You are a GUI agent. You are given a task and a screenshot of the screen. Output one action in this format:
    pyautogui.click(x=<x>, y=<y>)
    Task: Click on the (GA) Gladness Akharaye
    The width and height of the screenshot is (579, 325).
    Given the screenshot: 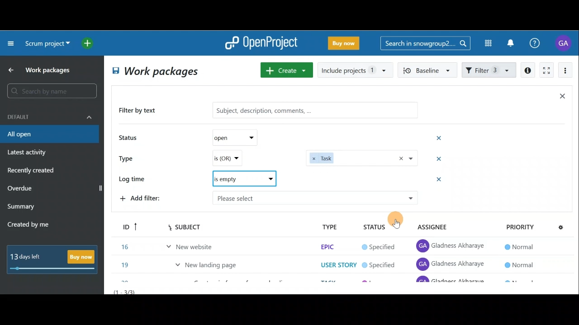 What is the action you would take?
    pyautogui.click(x=451, y=264)
    